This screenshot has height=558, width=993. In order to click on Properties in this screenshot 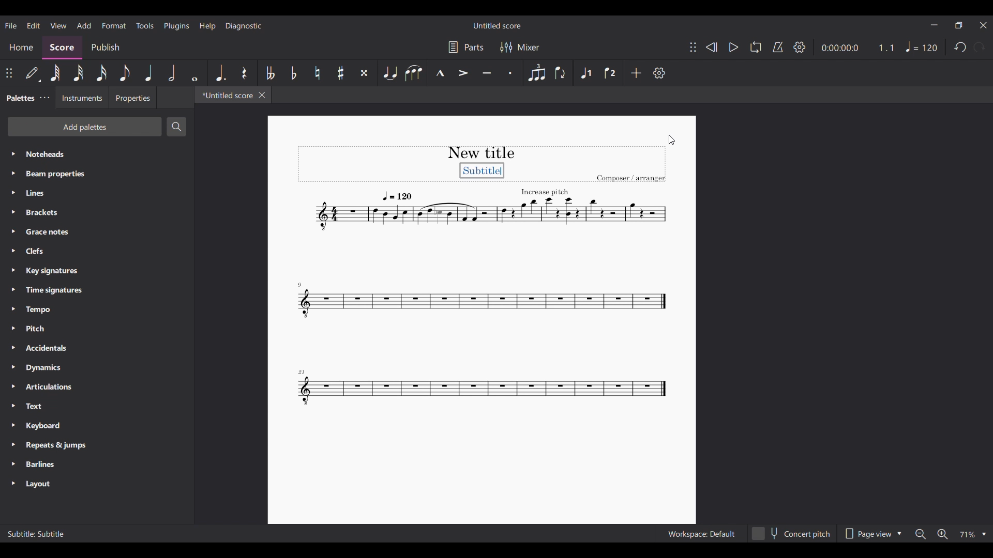, I will do `click(132, 98)`.